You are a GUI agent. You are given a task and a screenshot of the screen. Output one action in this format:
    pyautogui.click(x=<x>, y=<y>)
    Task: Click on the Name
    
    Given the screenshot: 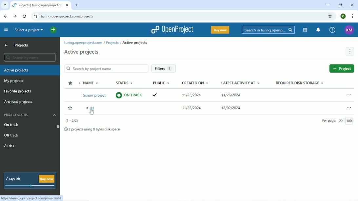 What is the action you would take?
    pyautogui.click(x=93, y=97)
    